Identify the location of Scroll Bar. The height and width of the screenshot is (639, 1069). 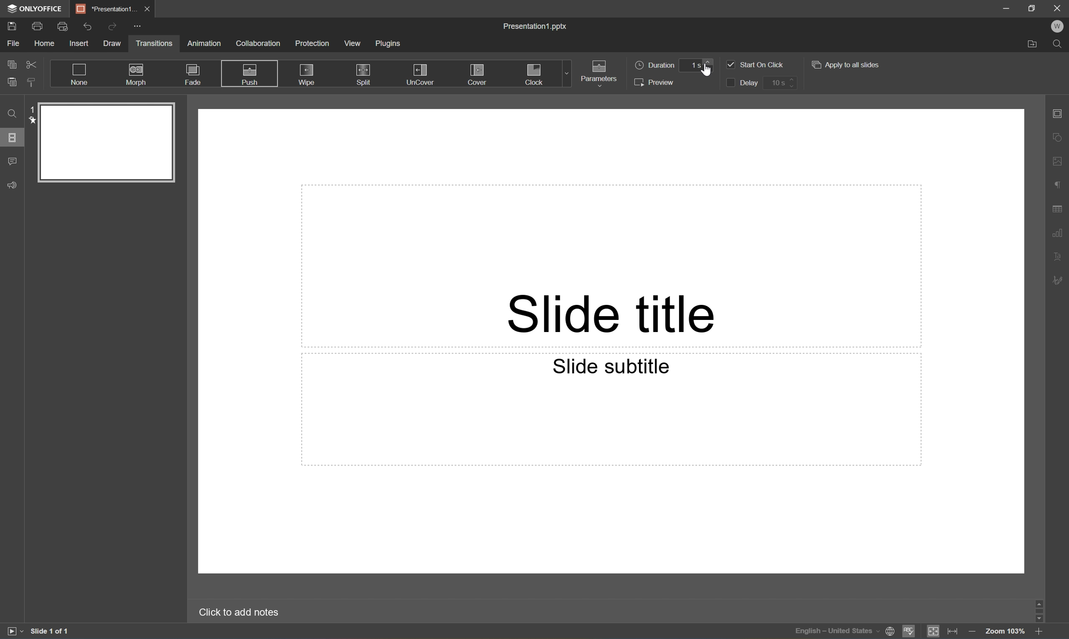
(1041, 611).